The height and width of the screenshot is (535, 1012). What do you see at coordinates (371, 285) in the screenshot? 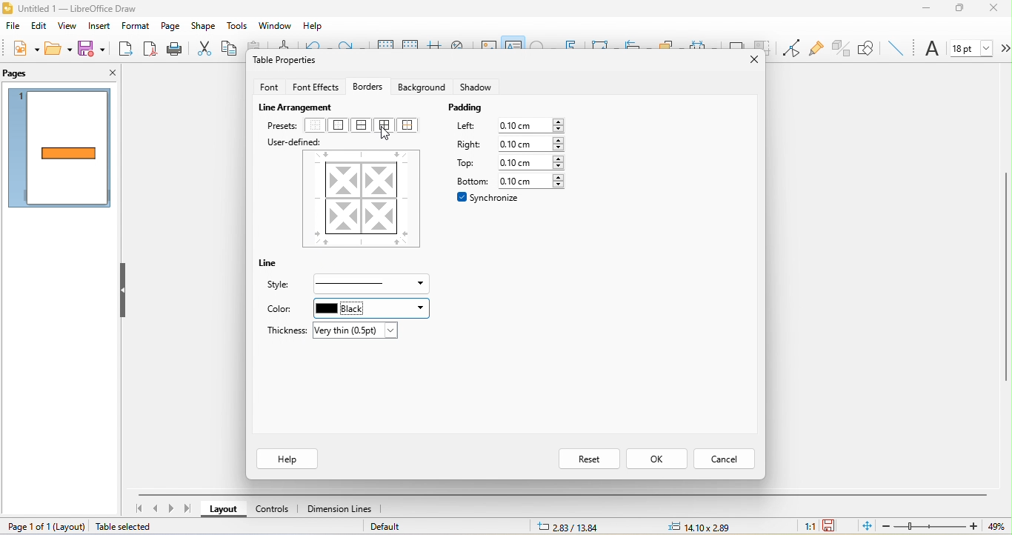
I see `border style` at bounding box center [371, 285].